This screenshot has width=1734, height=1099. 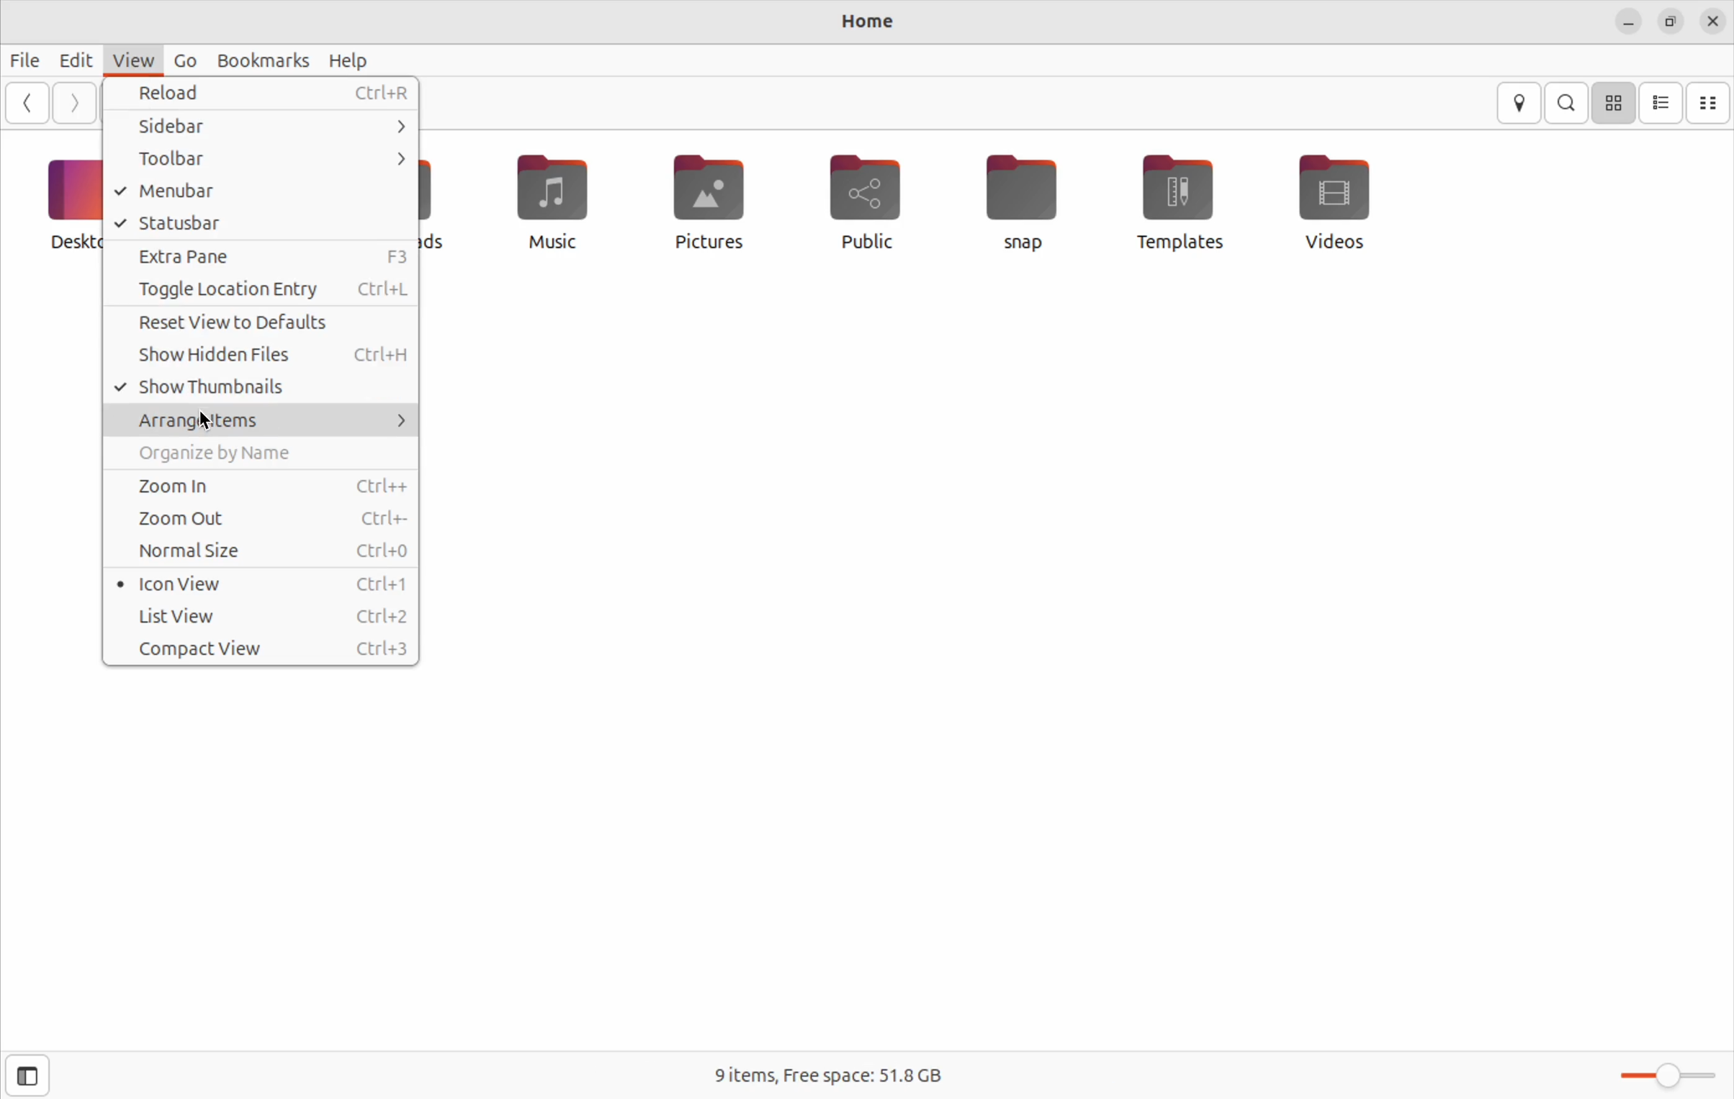 What do you see at coordinates (267, 58) in the screenshot?
I see `bookmarks` at bounding box center [267, 58].